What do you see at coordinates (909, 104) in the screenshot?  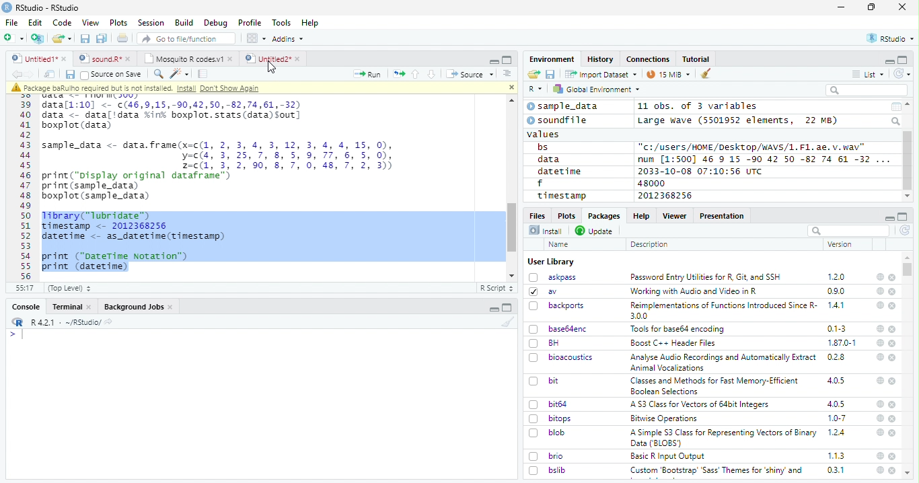 I see `scroll up` at bounding box center [909, 104].